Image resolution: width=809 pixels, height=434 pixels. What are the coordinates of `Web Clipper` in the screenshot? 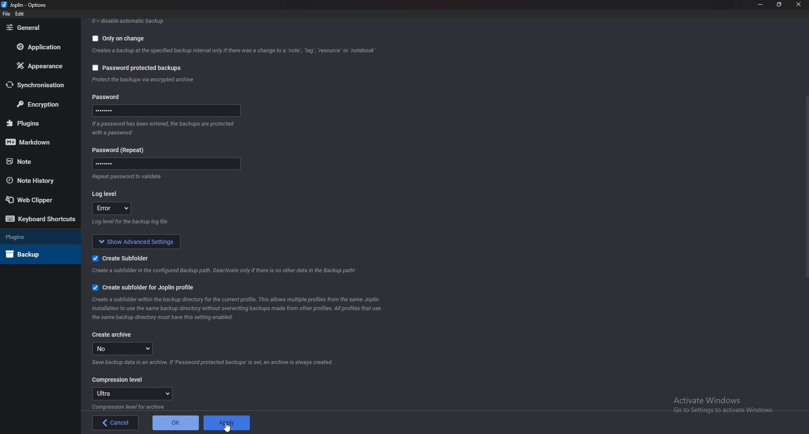 It's located at (39, 200).